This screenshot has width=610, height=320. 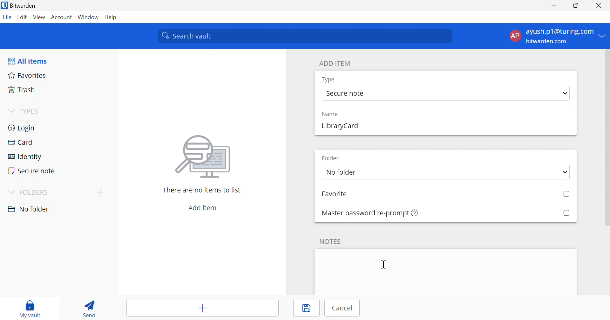 What do you see at coordinates (29, 192) in the screenshot?
I see `FOLDERS` at bounding box center [29, 192].